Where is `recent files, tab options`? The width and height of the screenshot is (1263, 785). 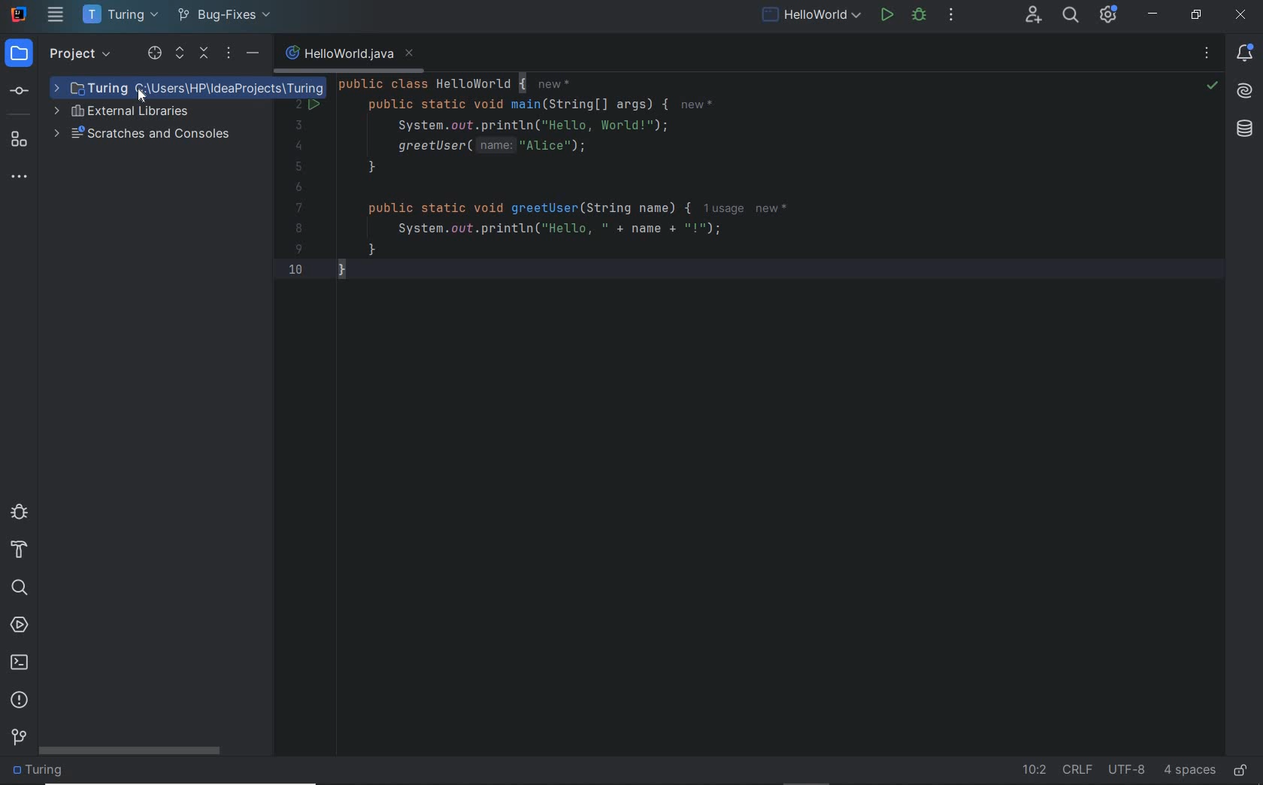 recent files, tab options is located at coordinates (1208, 55).